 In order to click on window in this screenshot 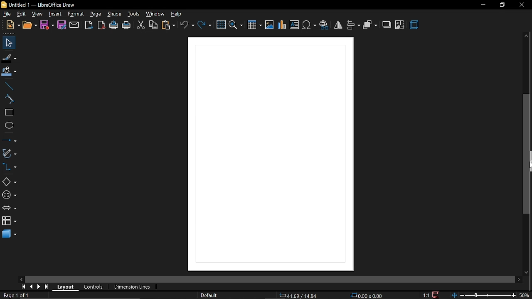, I will do `click(155, 14)`.